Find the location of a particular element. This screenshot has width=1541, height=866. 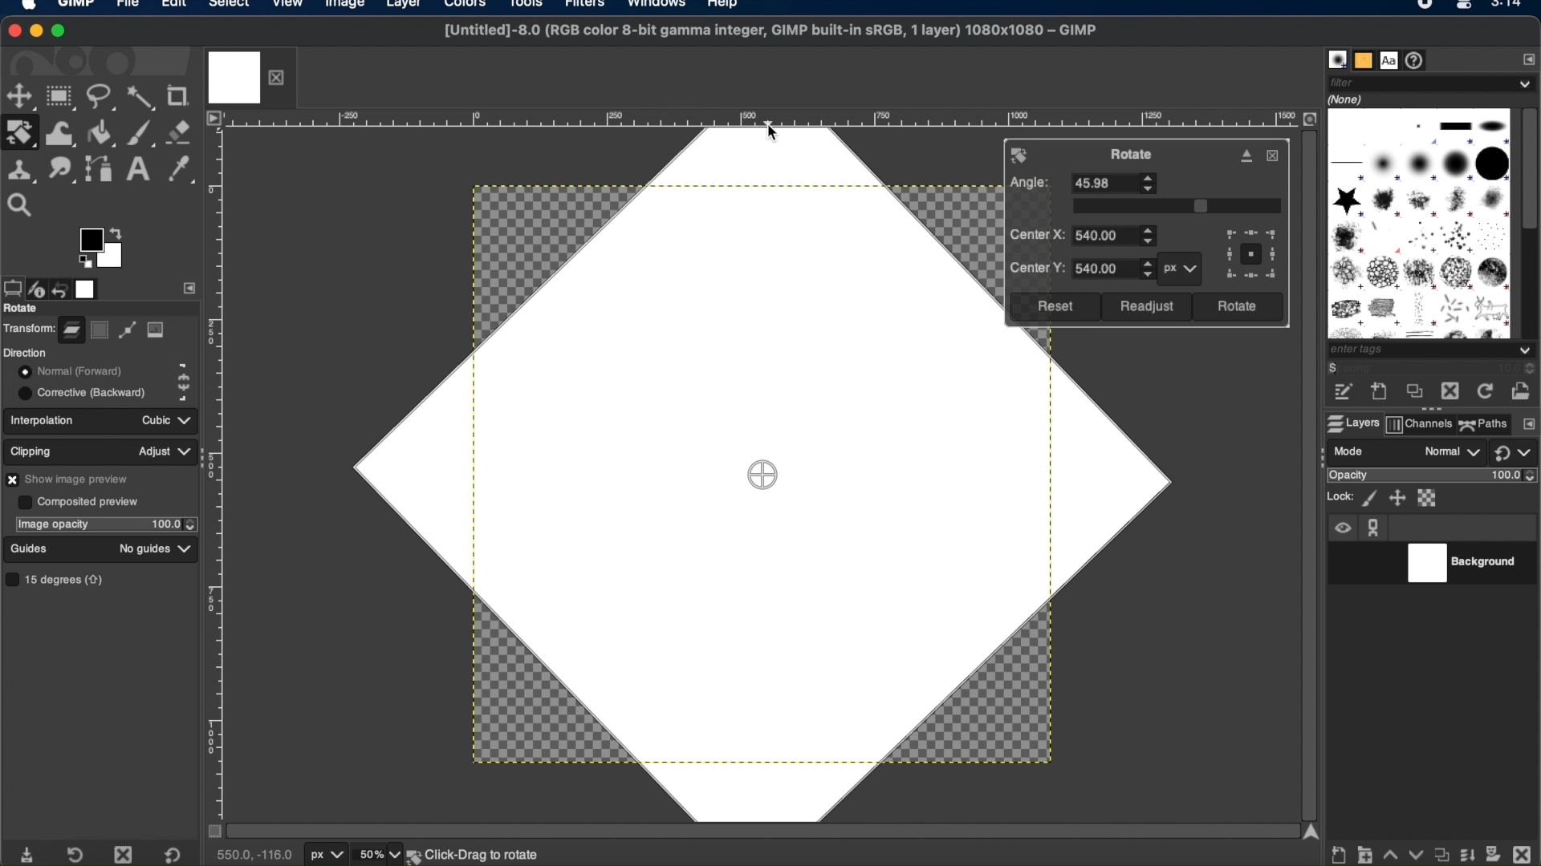

layers is located at coordinates (1350, 423).